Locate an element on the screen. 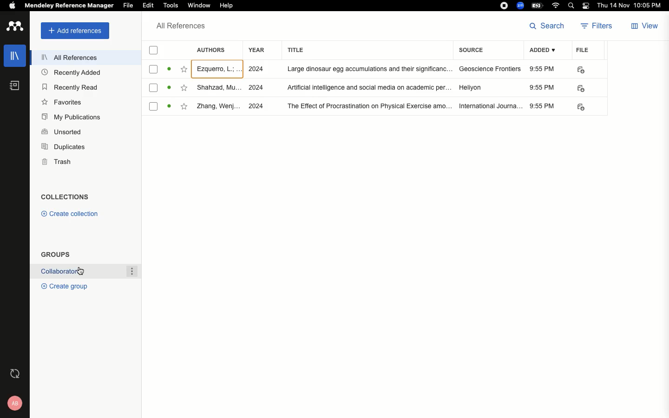 The image size is (669, 418). All references is located at coordinates (72, 58).